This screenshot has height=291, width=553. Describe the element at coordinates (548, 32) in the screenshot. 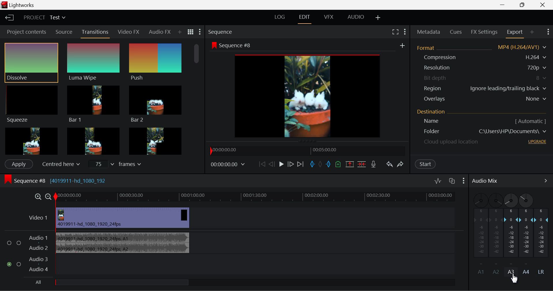

I see `Show Settings` at that location.